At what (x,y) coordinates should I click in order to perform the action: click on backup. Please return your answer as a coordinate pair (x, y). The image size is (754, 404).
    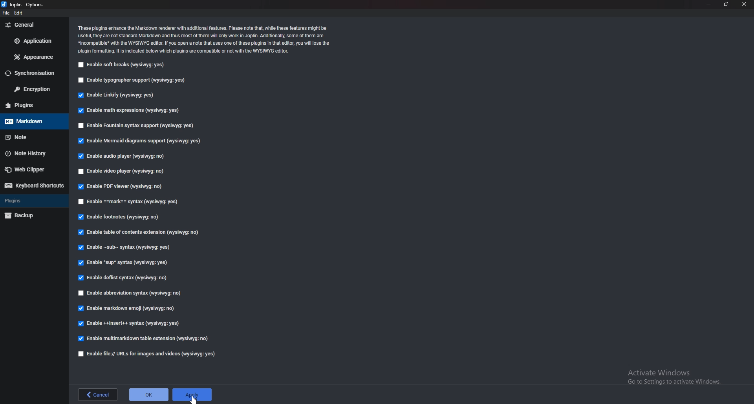
    Looking at the image, I should click on (31, 216).